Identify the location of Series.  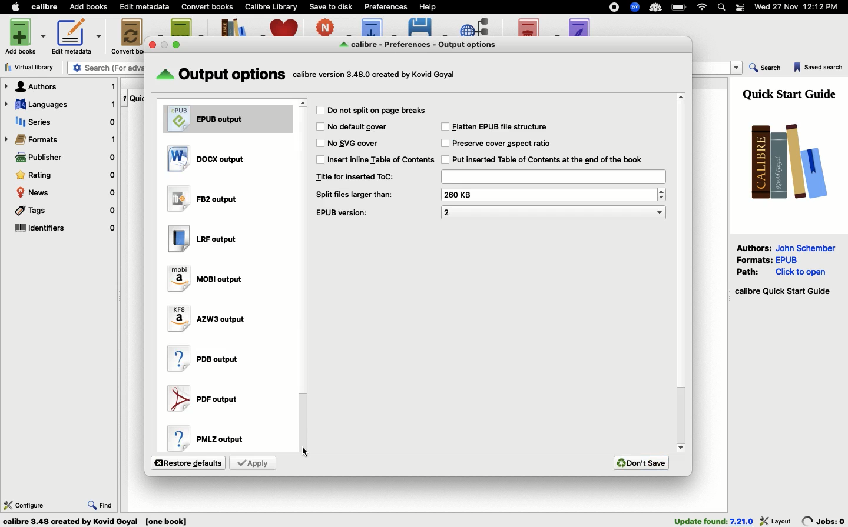
(63, 123).